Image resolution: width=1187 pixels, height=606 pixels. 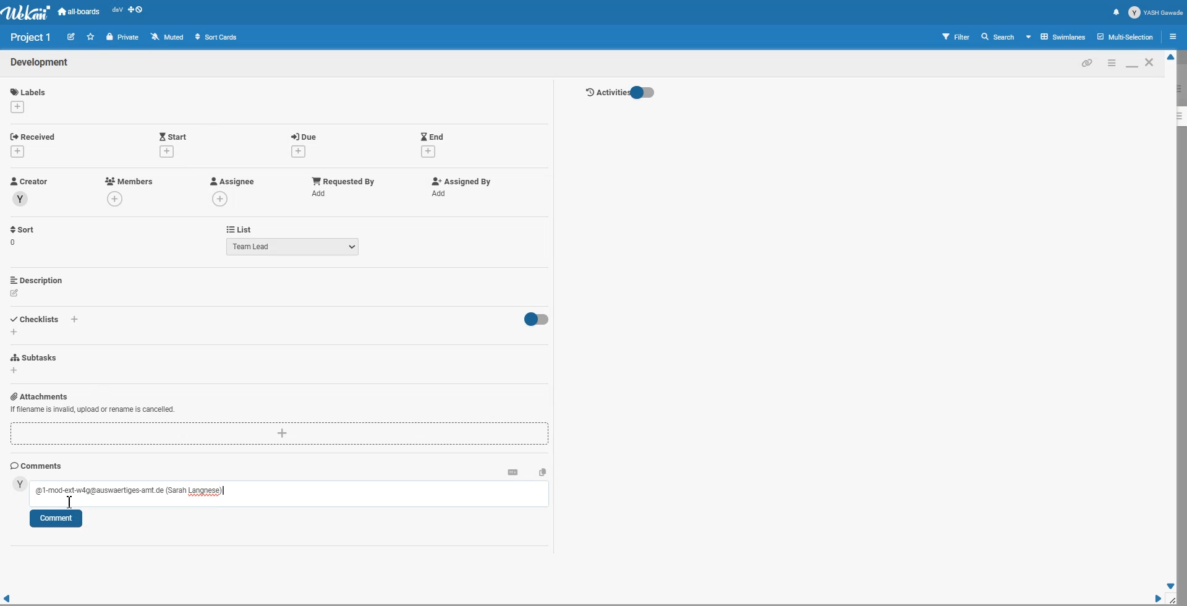 I want to click on Toggle, so click(x=535, y=320).